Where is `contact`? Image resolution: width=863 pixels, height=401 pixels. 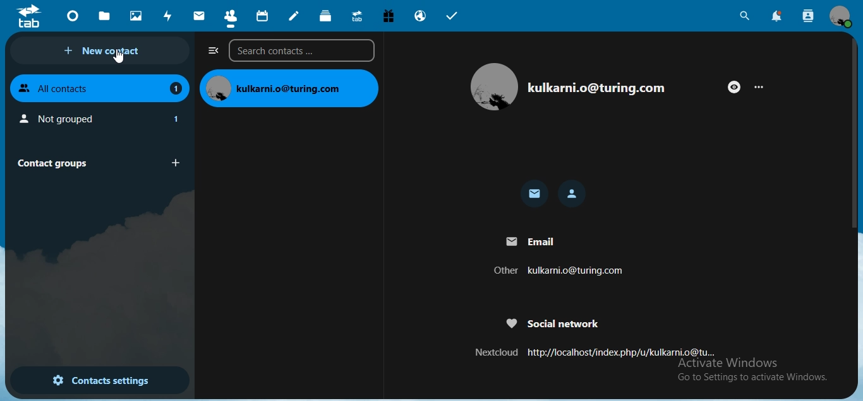 contact is located at coordinates (230, 15).